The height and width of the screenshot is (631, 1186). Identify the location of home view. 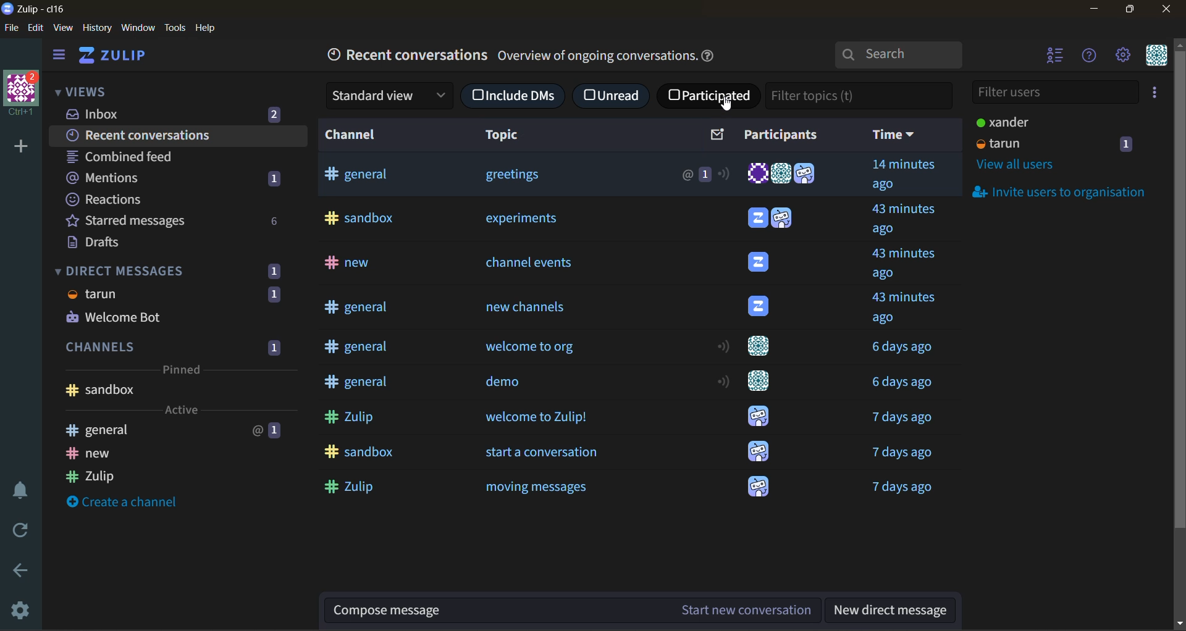
(116, 57).